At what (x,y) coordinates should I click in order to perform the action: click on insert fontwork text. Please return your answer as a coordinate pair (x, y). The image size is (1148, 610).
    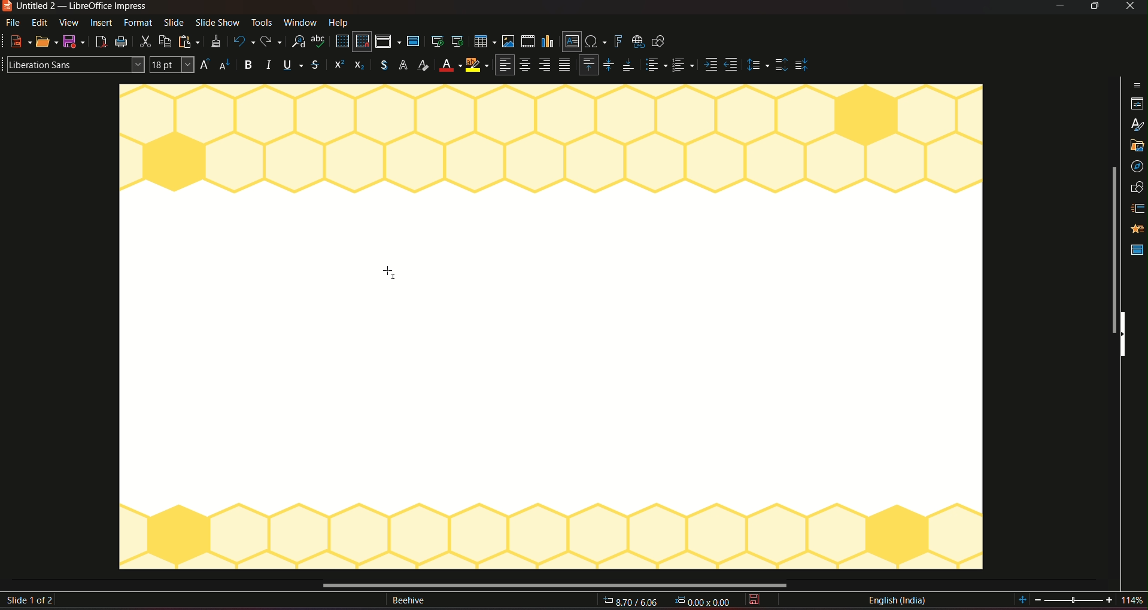
    Looking at the image, I should click on (618, 41).